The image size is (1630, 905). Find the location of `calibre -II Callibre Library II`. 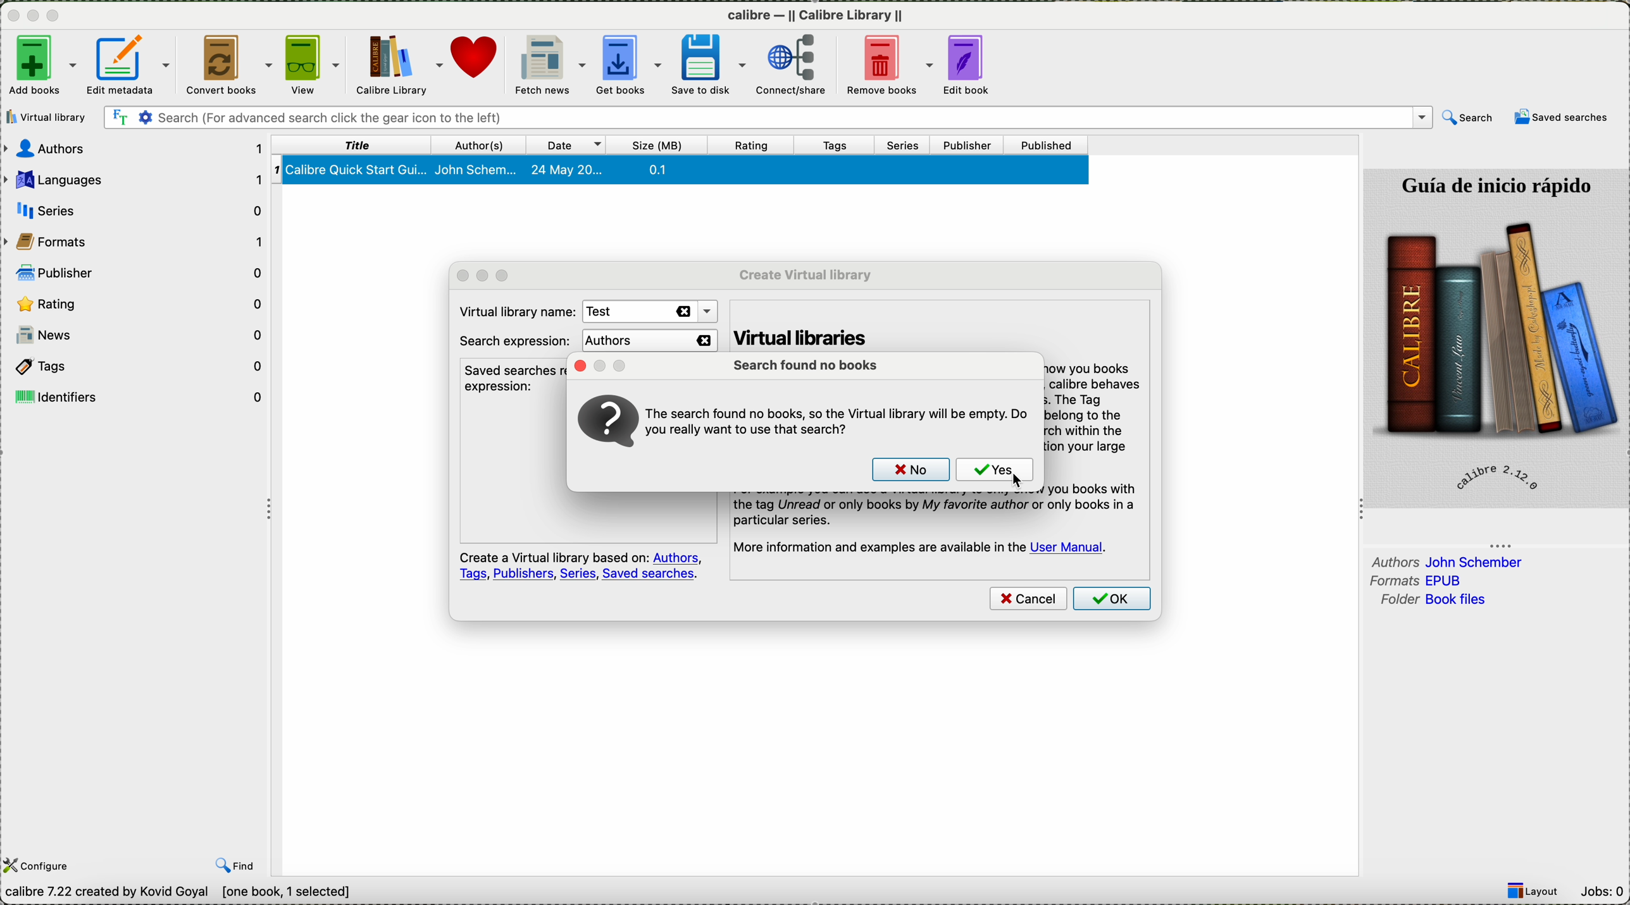

calibre -II Callibre Library II is located at coordinates (816, 18).